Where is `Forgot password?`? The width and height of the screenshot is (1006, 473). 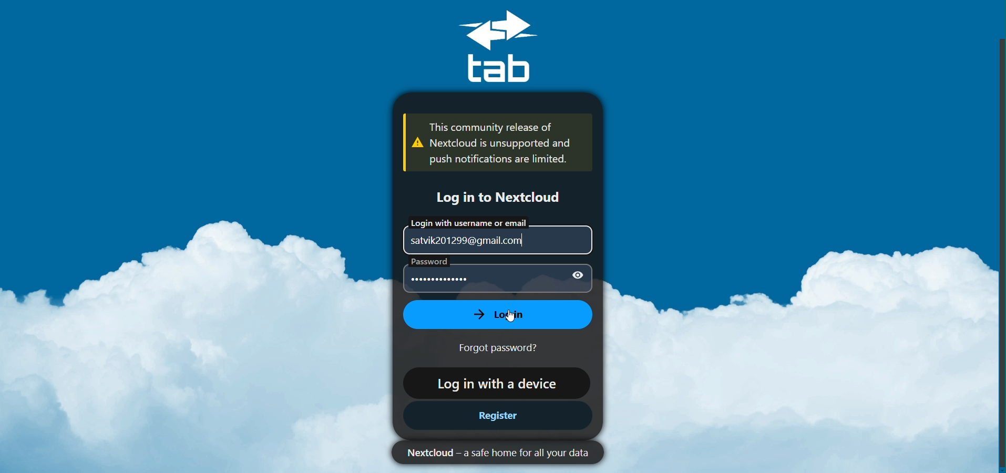 Forgot password? is located at coordinates (506, 348).